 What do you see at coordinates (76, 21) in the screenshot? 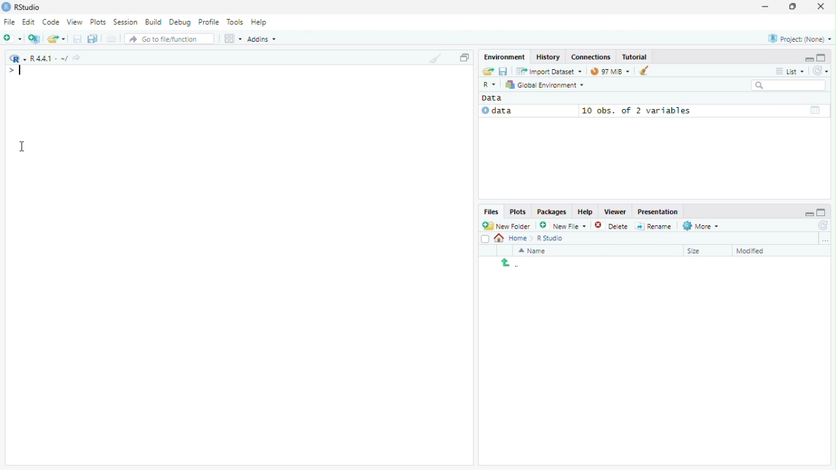
I see `View` at bounding box center [76, 21].